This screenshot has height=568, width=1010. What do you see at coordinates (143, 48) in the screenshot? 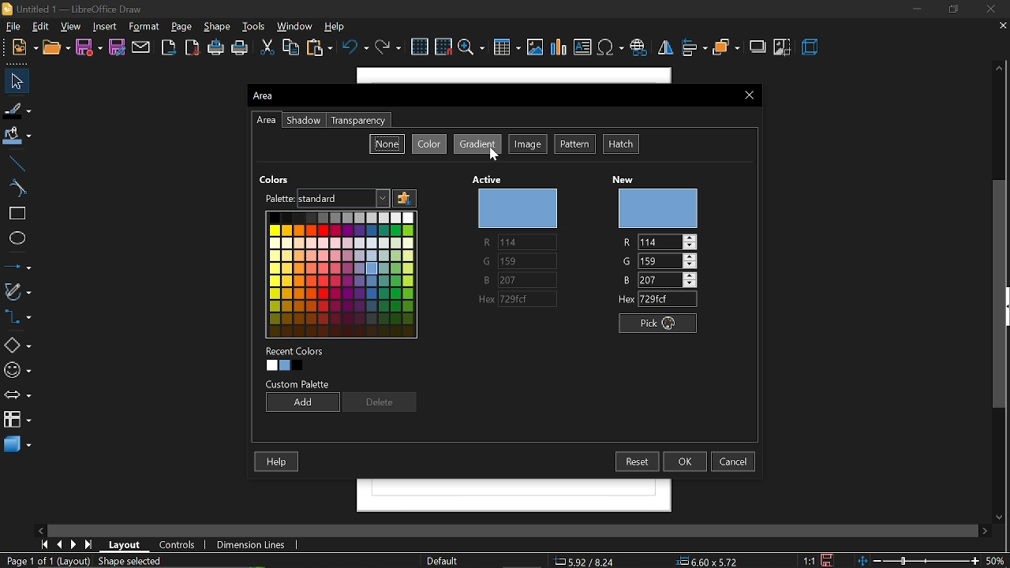
I see `attach` at bounding box center [143, 48].